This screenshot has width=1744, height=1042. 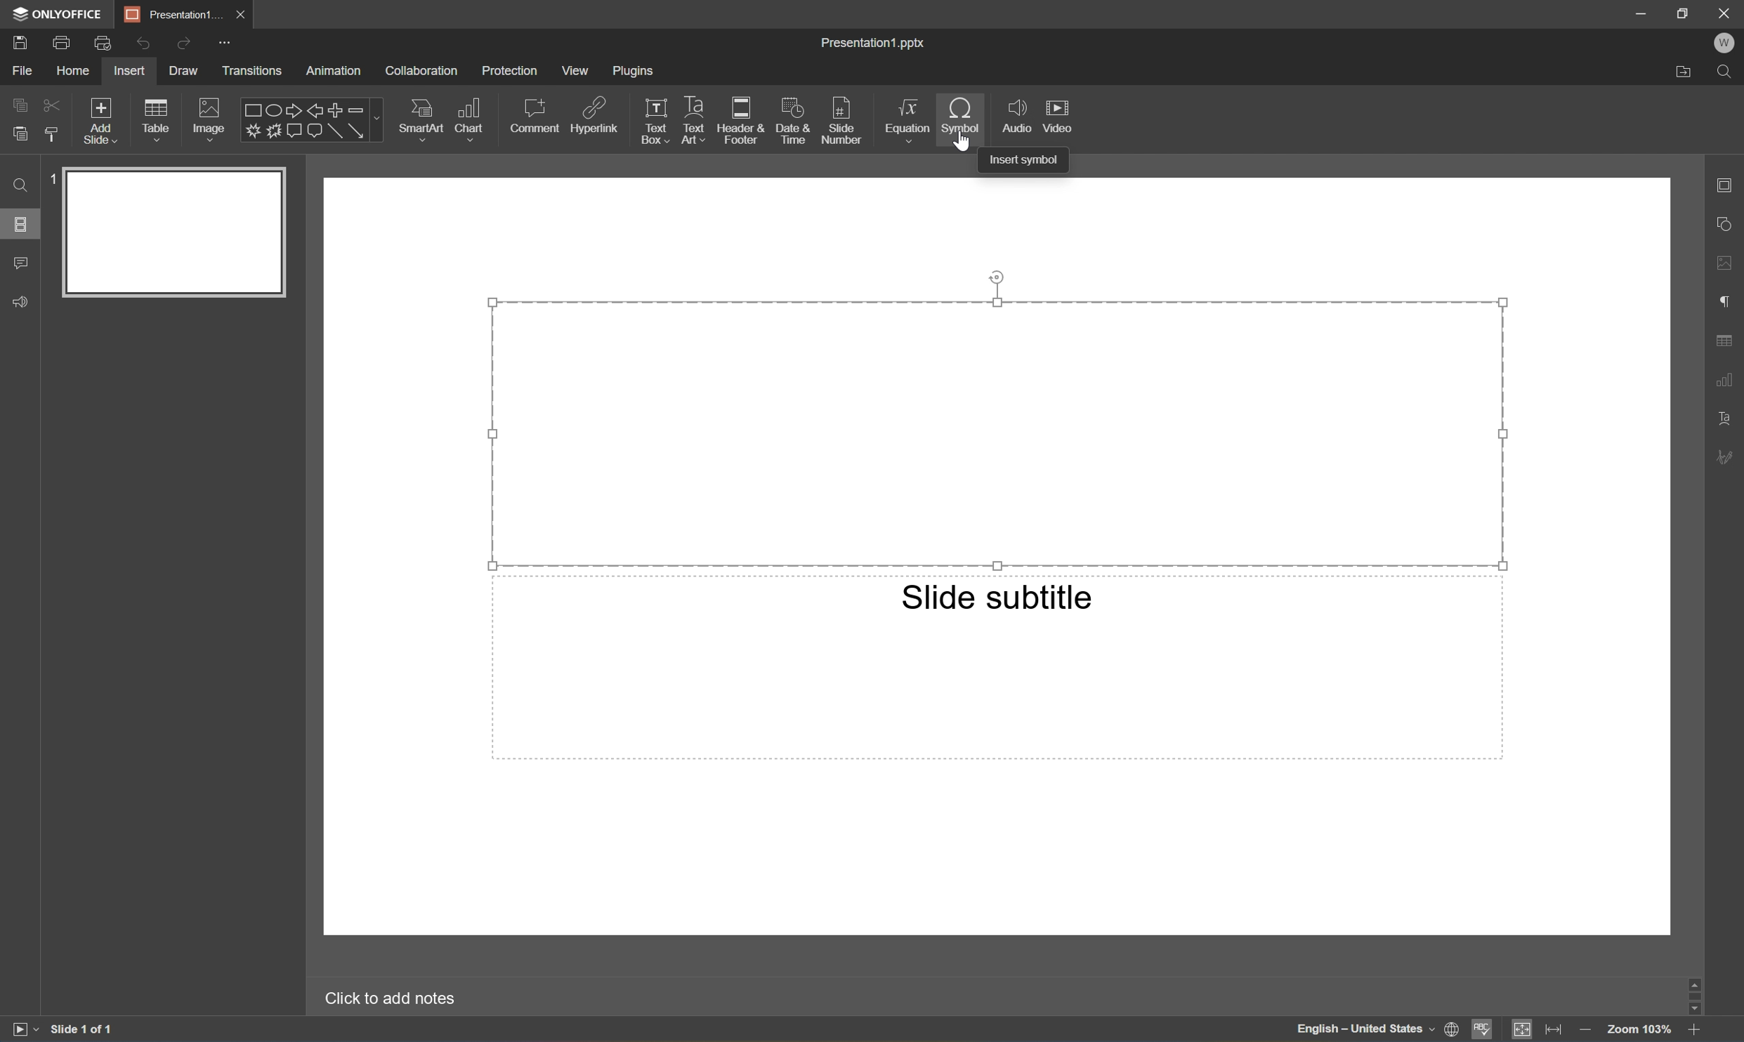 I want to click on mouse pointer, so click(x=967, y=147).